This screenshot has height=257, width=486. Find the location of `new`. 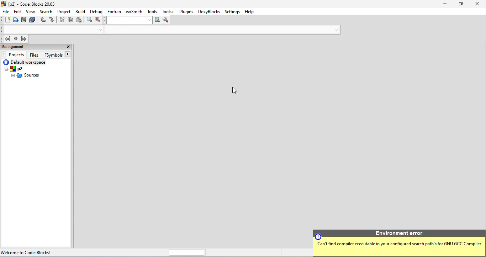

new is located at coordinates (6, 20).